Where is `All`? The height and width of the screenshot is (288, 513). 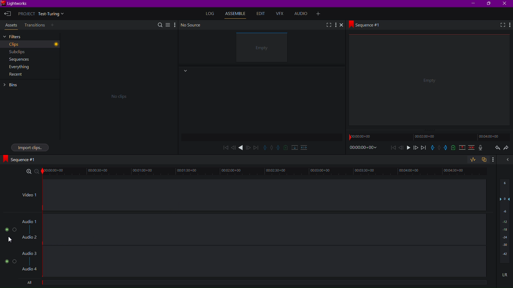
All is located at coordinates (28, 283).